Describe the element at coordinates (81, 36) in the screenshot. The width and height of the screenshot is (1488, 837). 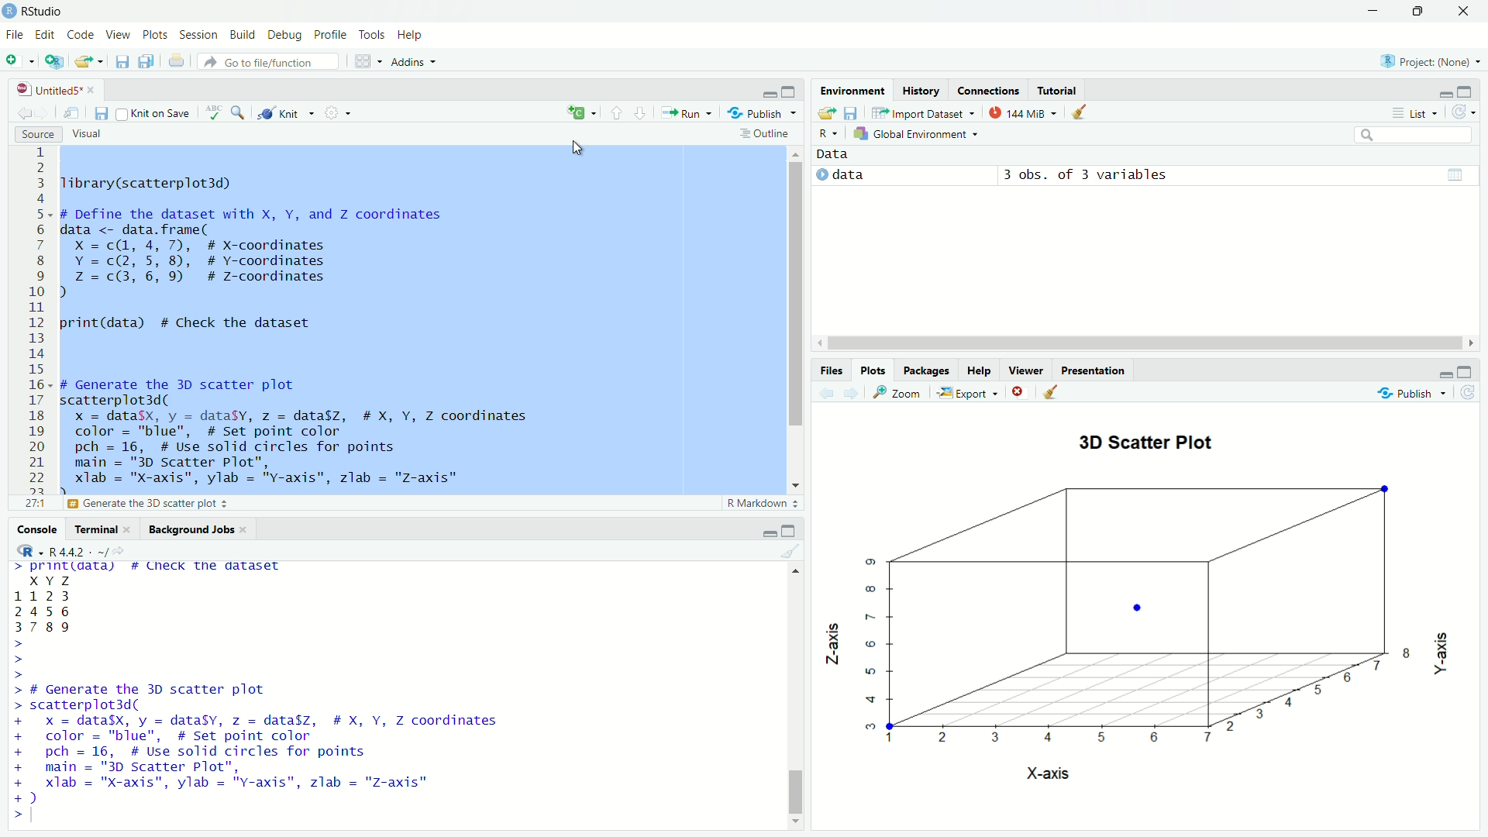
I see `code` at that location.